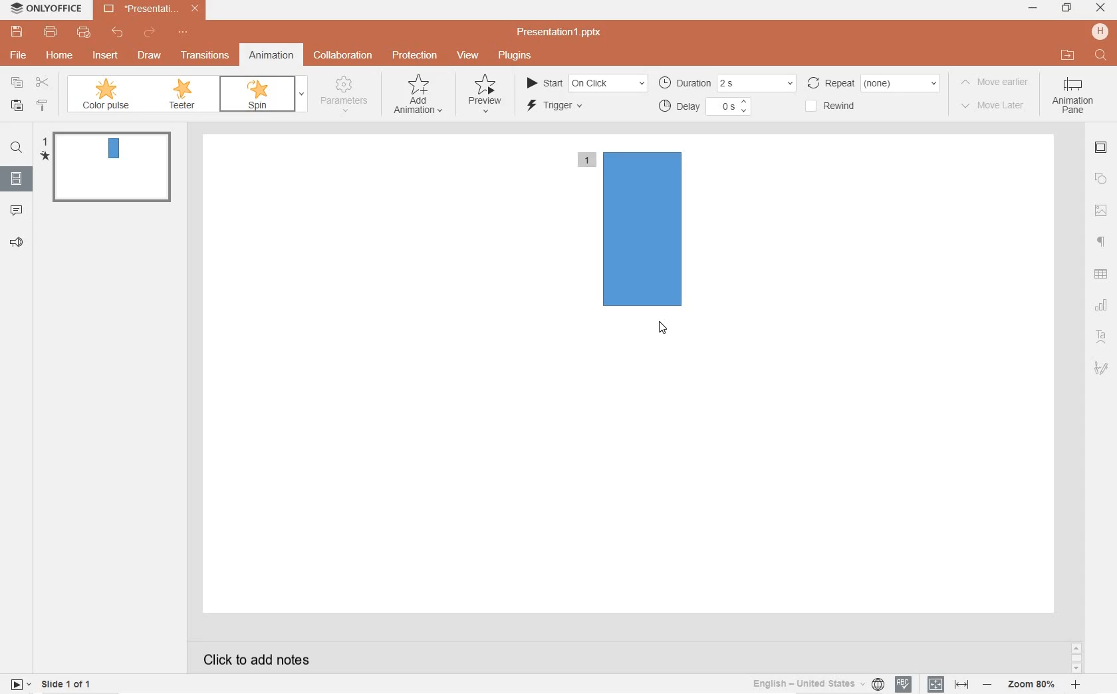 The width and height of the screenshot is (1117, 694). What do you see at coordinates (876, 82) in the screenshot?
I see `repeat` at bounding box center [876, 82].